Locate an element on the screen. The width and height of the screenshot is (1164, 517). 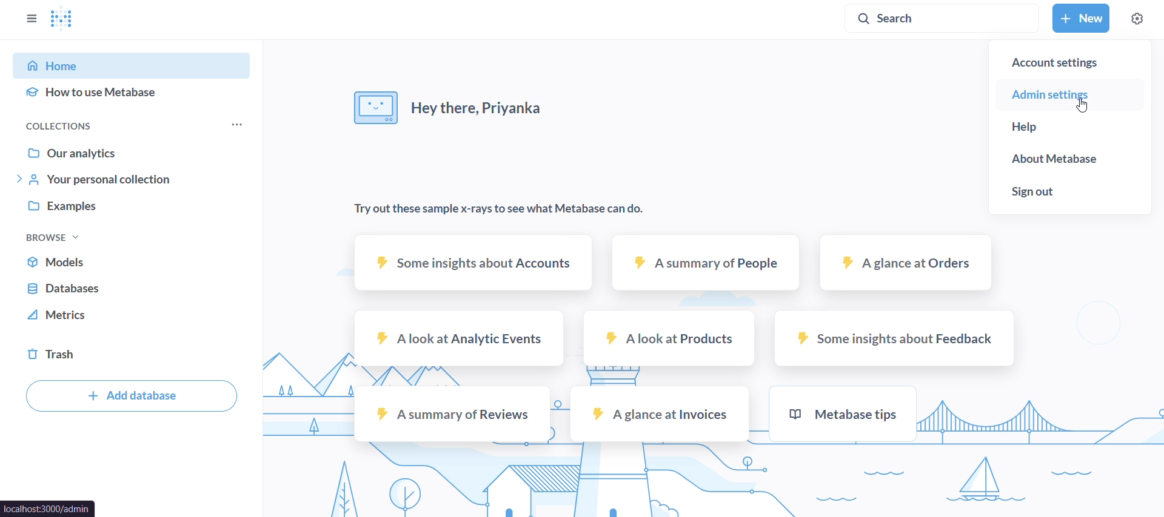
a glance at orders is located at coordinates (909, 262).